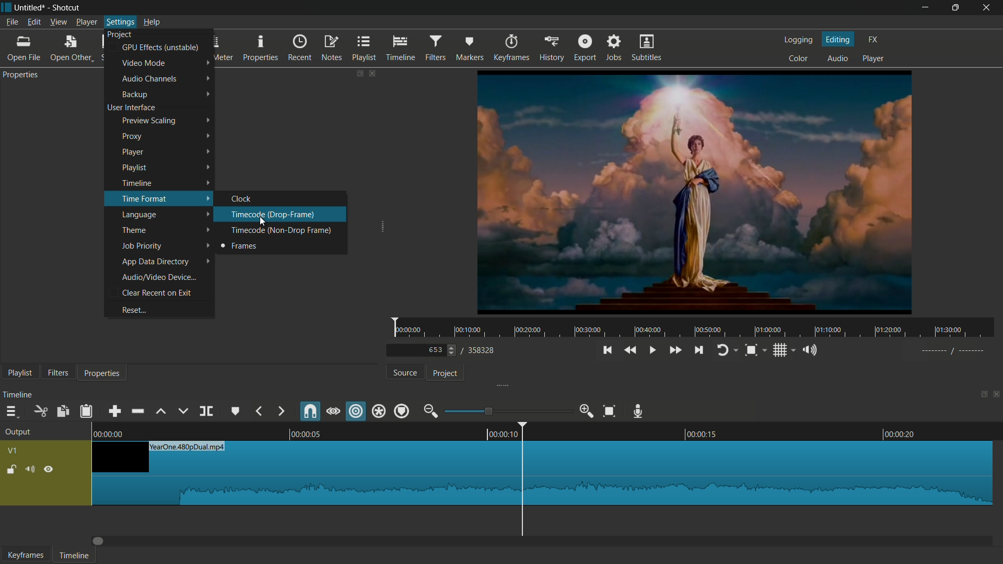  Describe the element at coordinates (29, 469) in the screenshot. I see `mute` at that location.